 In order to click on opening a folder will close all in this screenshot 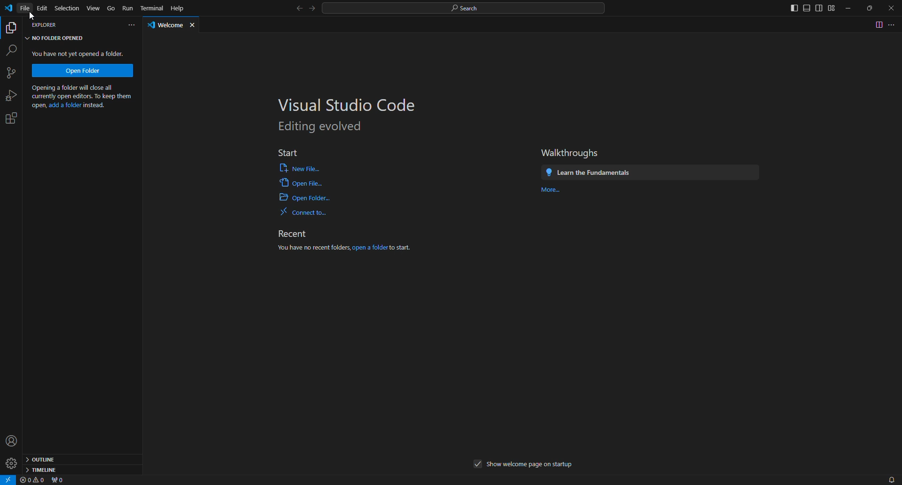, I will do `click(81, 88)`.